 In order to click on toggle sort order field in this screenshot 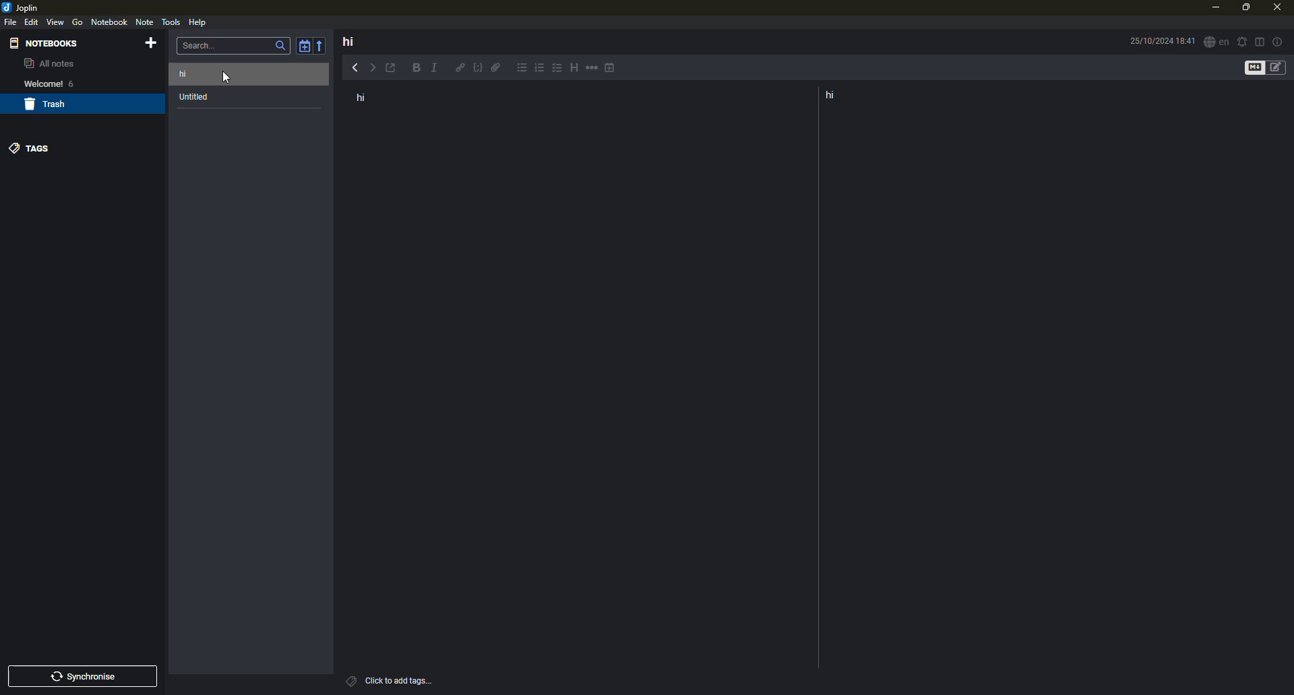, I will do `click(303, 46)`.